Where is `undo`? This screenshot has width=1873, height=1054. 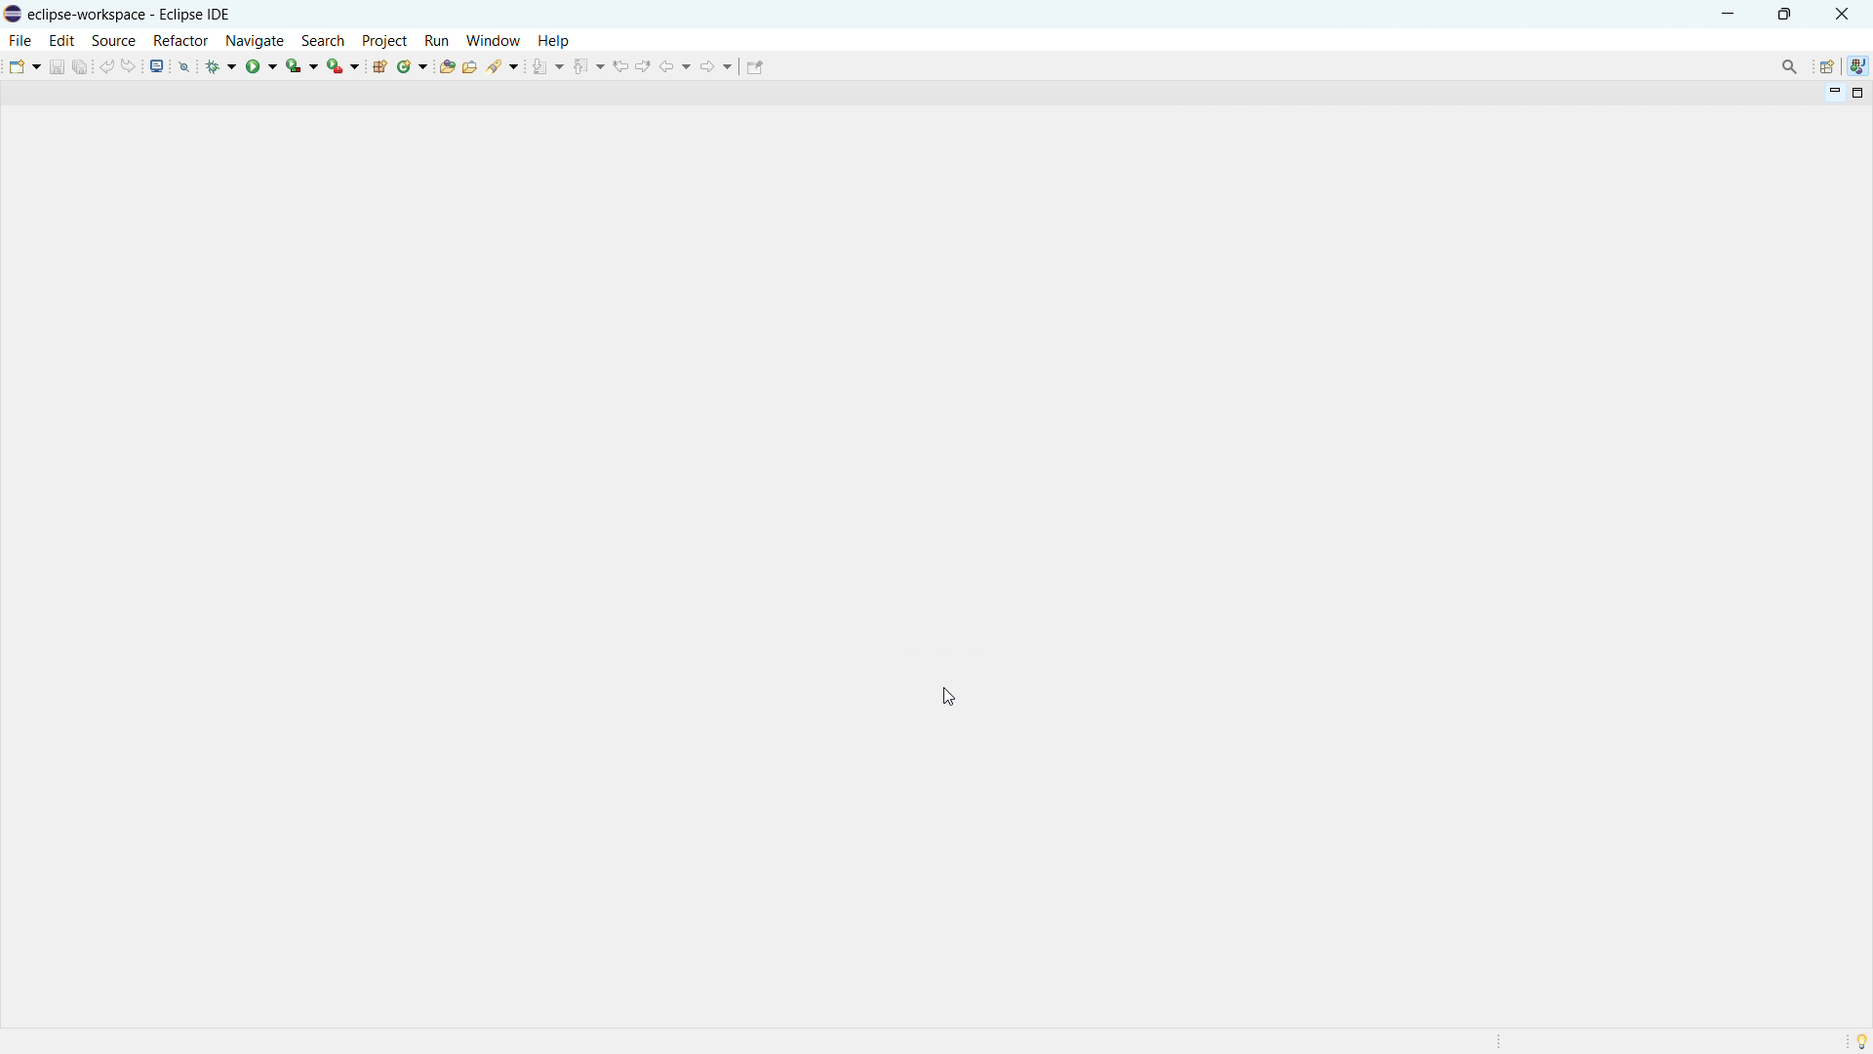
undo is located at coordinates (106, 65).